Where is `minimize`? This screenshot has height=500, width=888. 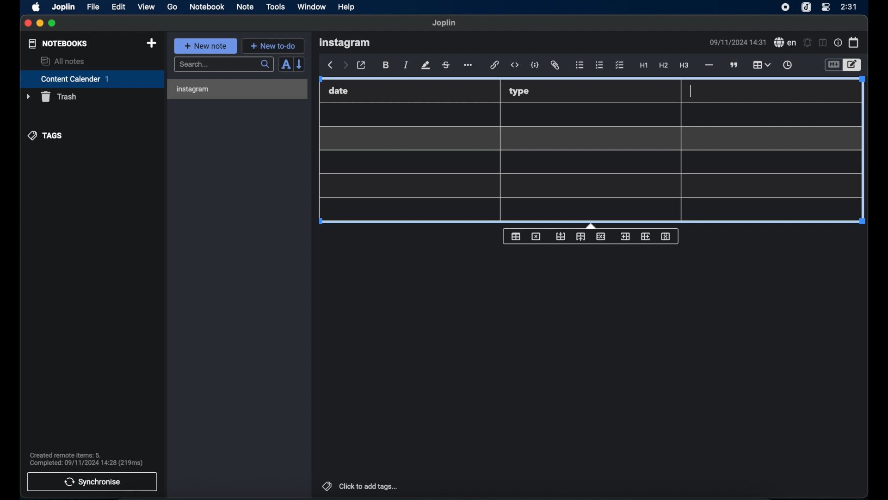
minimize is located at coordinates (39, 24).